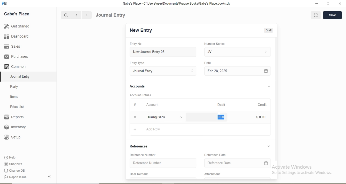  What do you see at coordinates (266, 163) in the screenshot?
I see `Calendar` at bounding box center [266, 163].